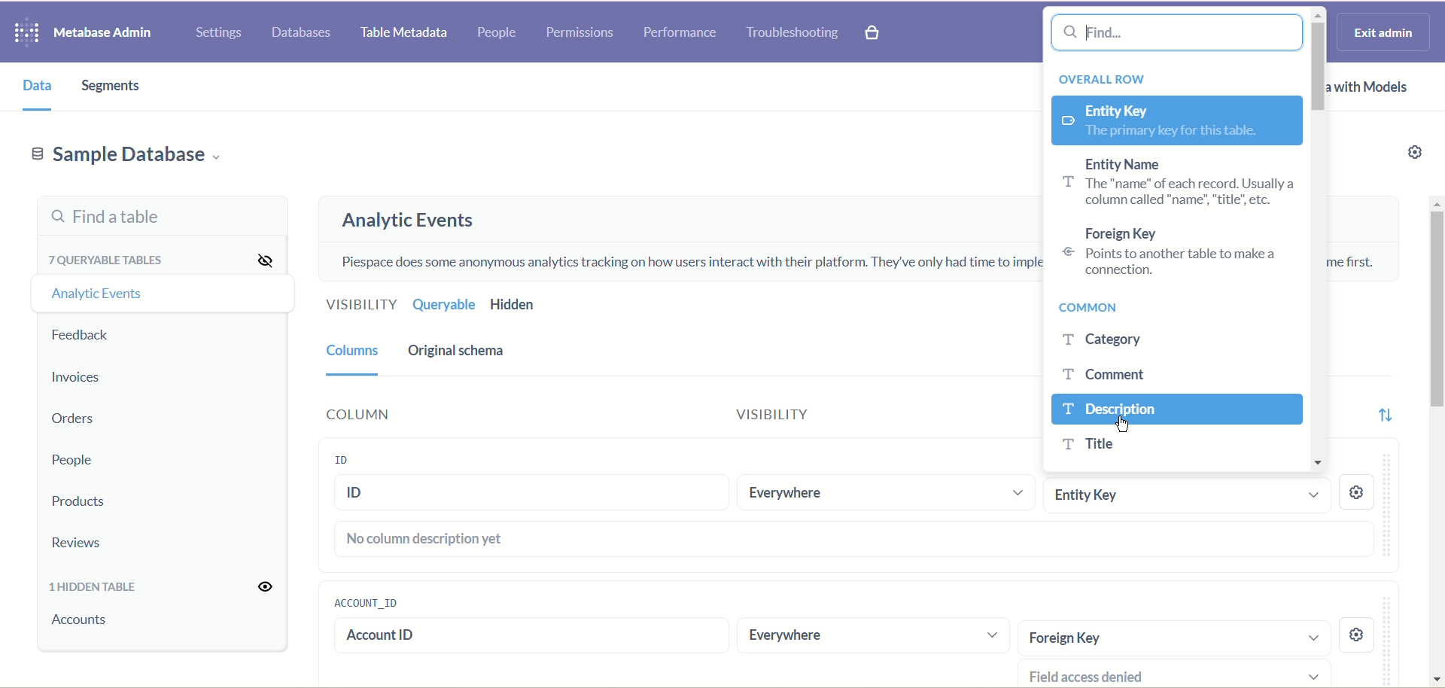 The height and width of the screenshot is (688, 1445). What do you see at coordinates (407, 221) in the screenshot?
I see `analytic events` at bounding box center [407, 221].